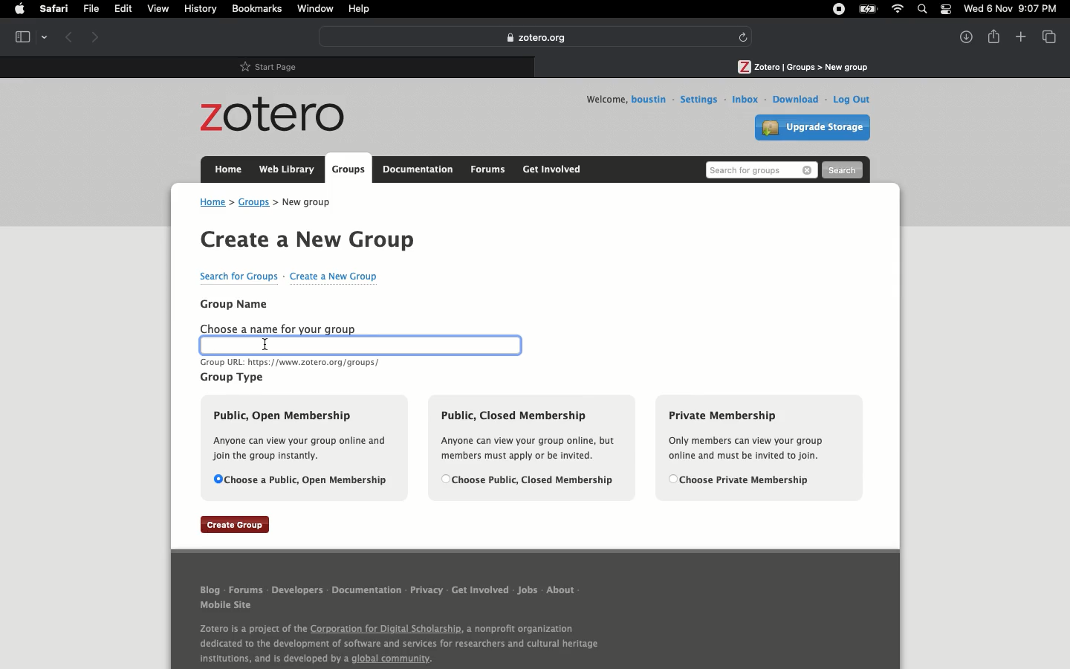  I want to click on Forums, so click(487, 168).